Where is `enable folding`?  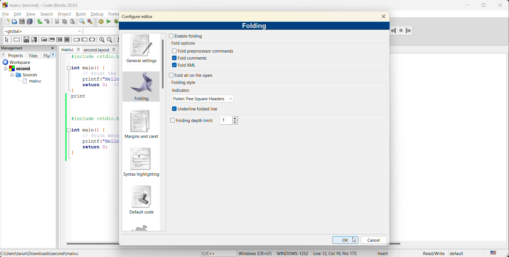
enable folding is located at coordinates (186, 35).